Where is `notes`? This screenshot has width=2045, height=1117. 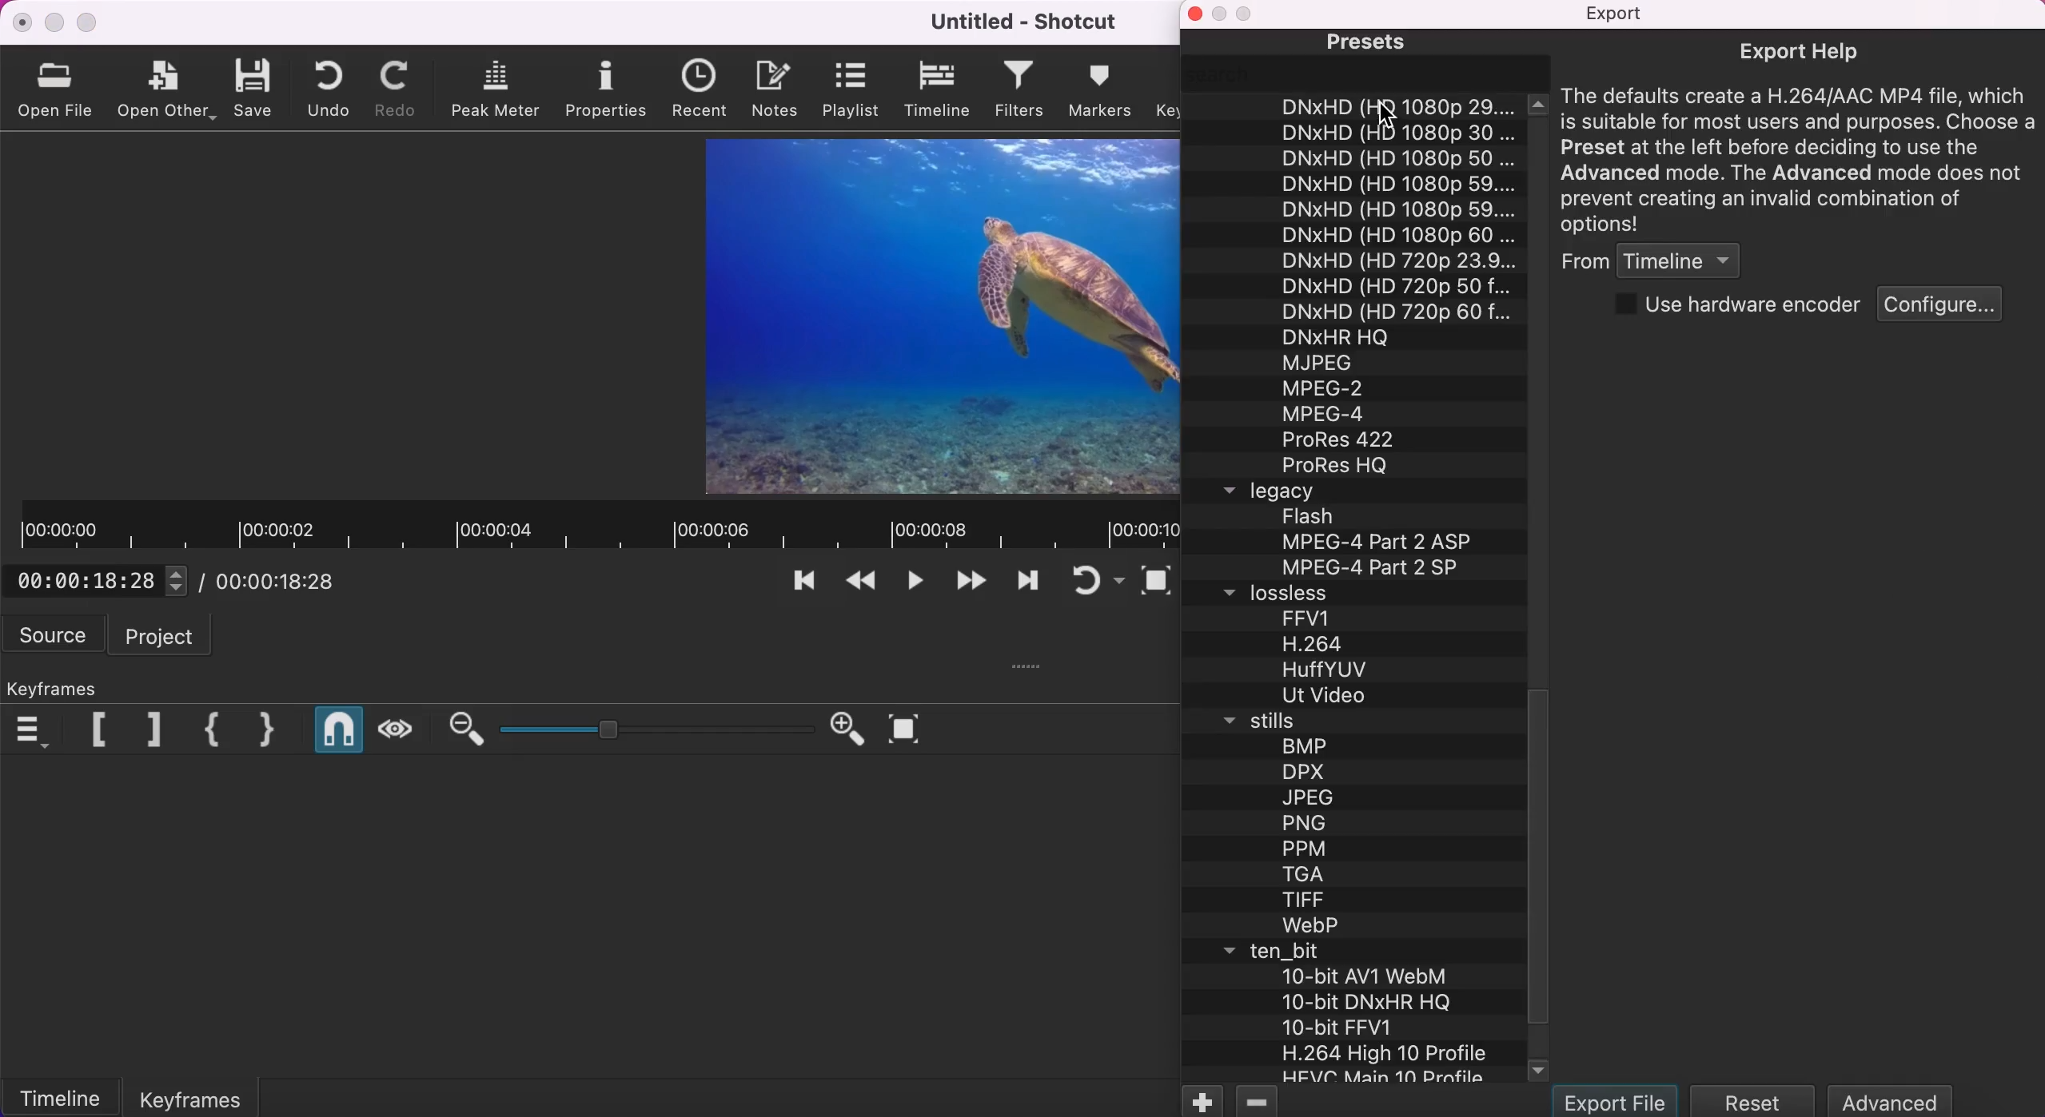
notes is located at coordinates (775, 89).